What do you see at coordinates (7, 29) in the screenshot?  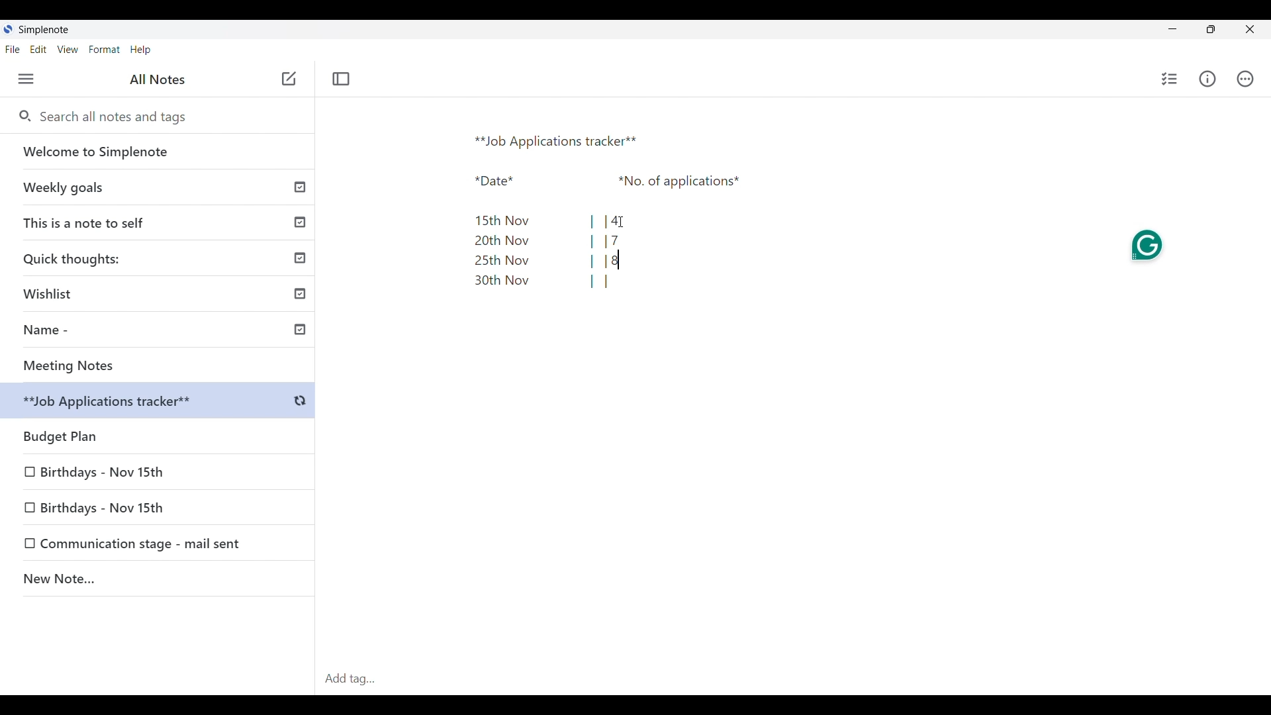 I see `Software logo` at bounding box center [7, 29].